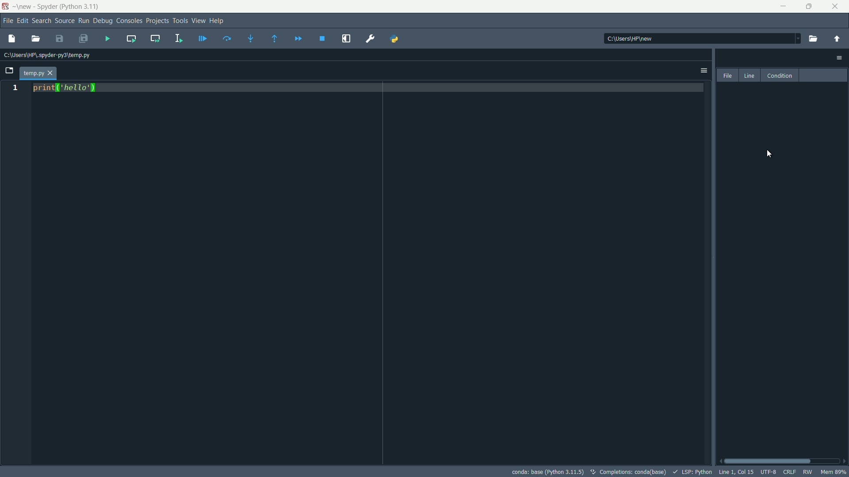 Image resolution: width=849 pixels, height=477 pixels. I want to click on view menu, so click(198, 21).